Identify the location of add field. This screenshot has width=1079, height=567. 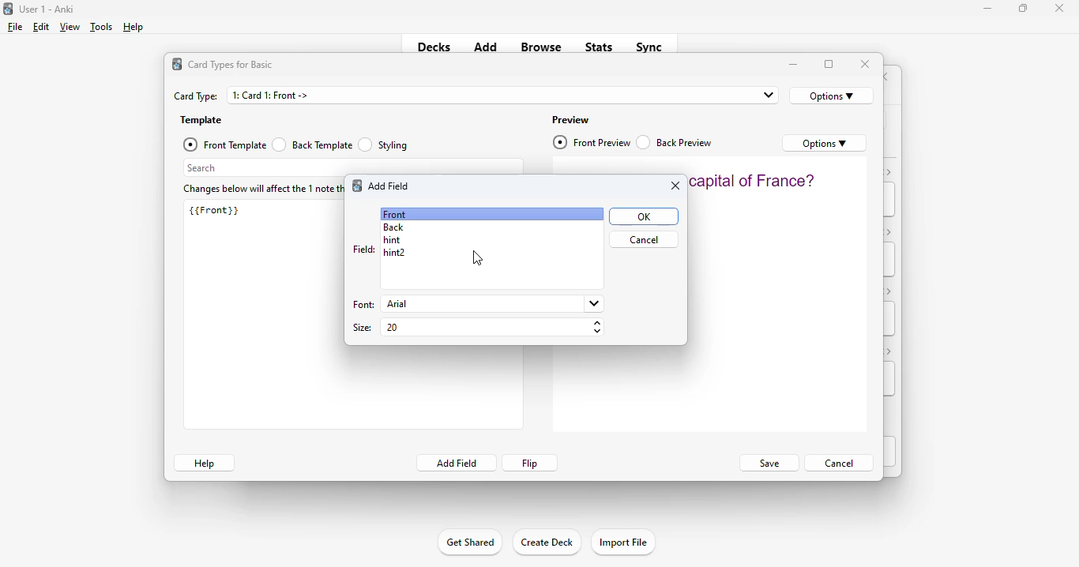
(389, 186).